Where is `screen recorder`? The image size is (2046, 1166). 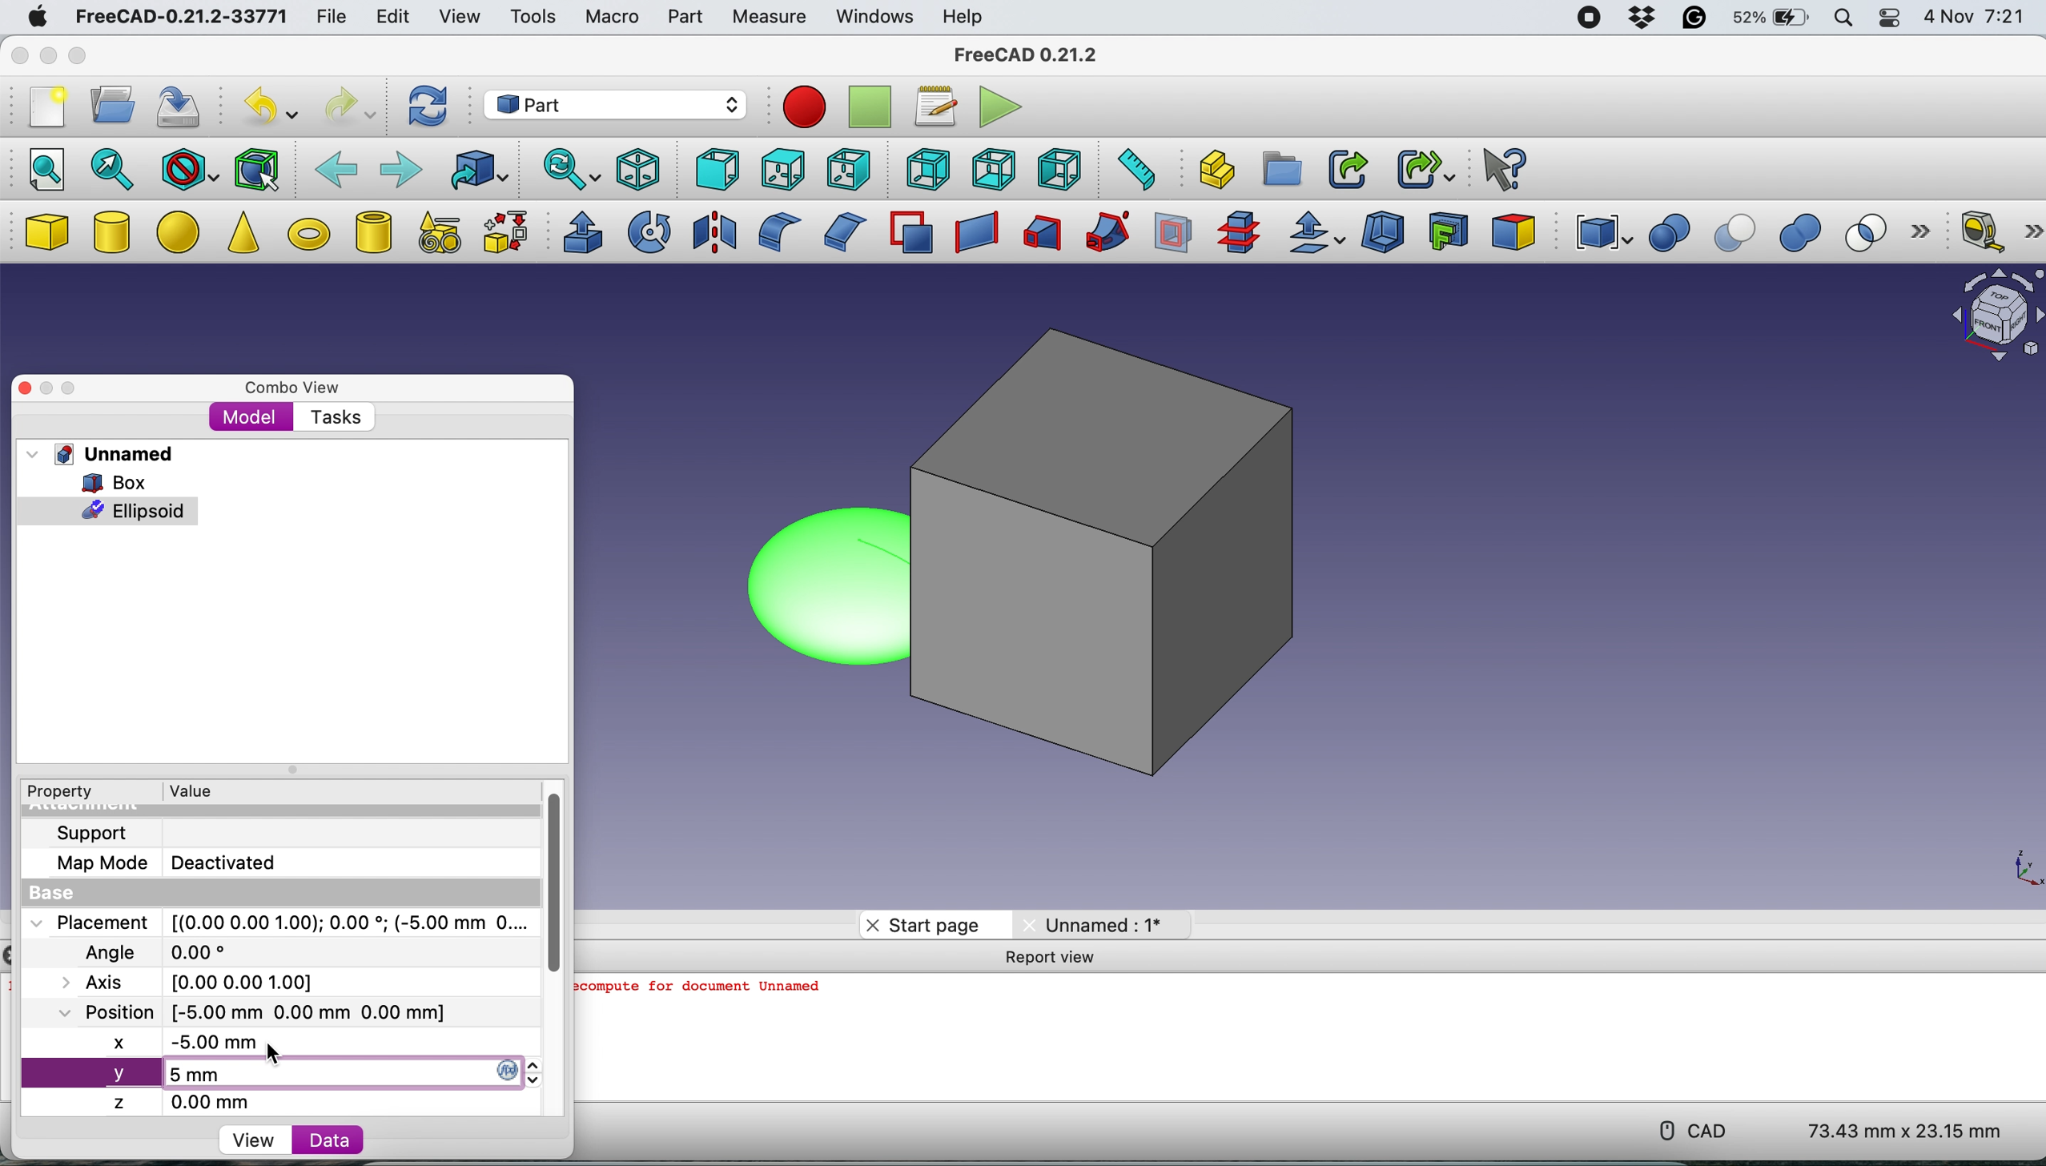 screen recorder is located at coordinates (1588, 19).